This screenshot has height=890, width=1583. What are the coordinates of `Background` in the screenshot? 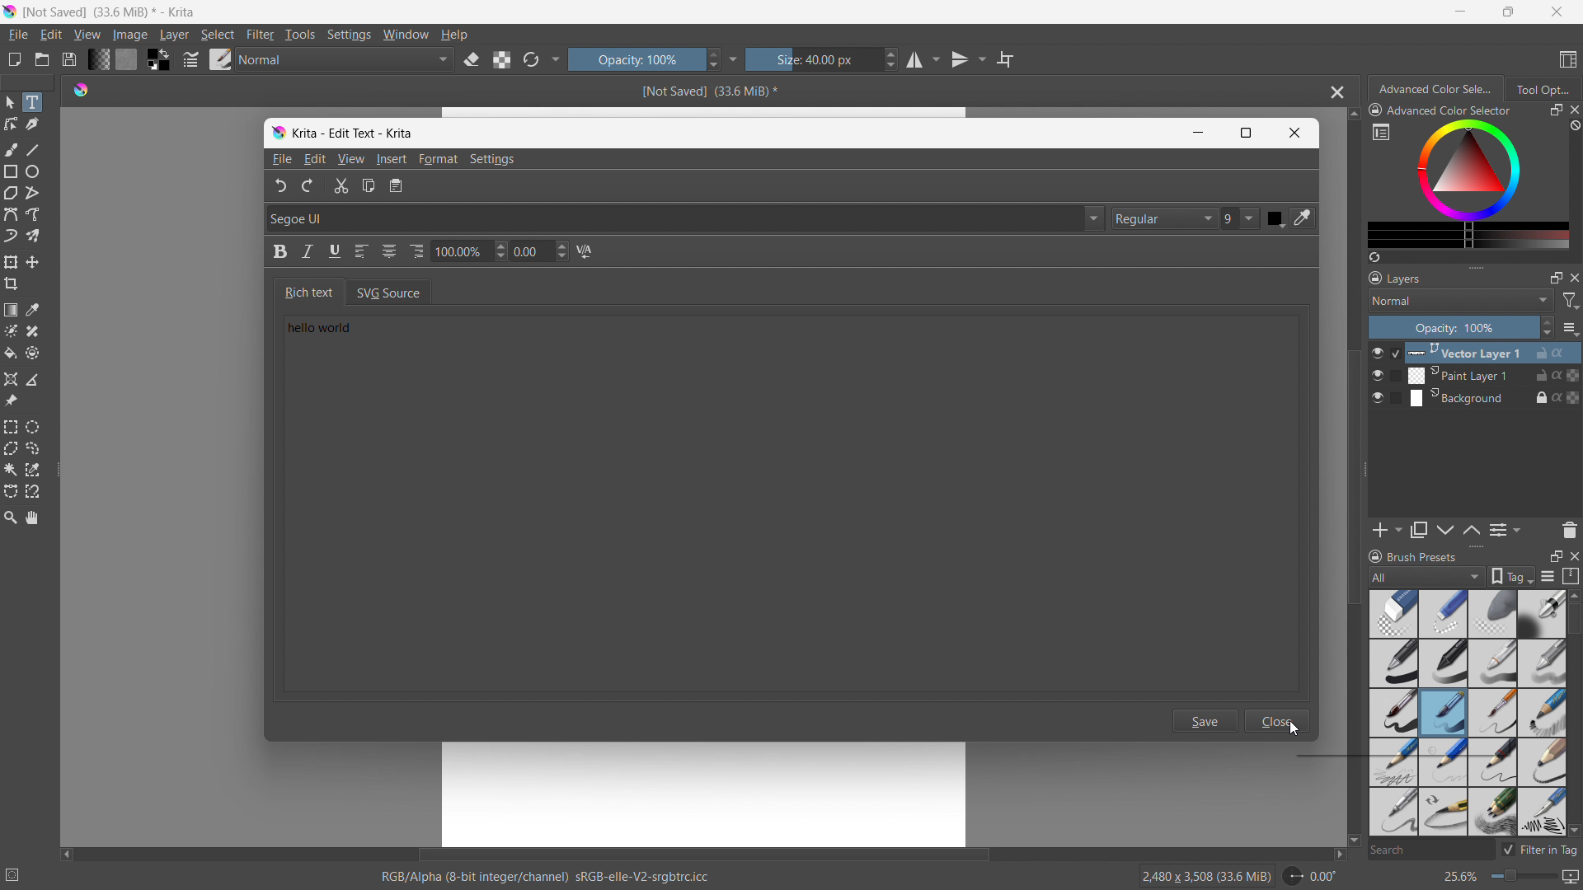 It's located at (1484, 397).